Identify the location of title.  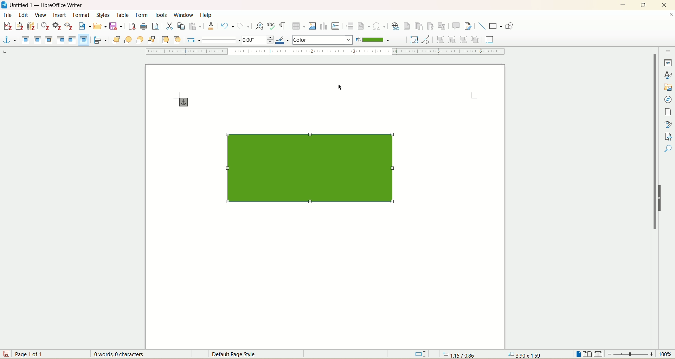
(47, 5).